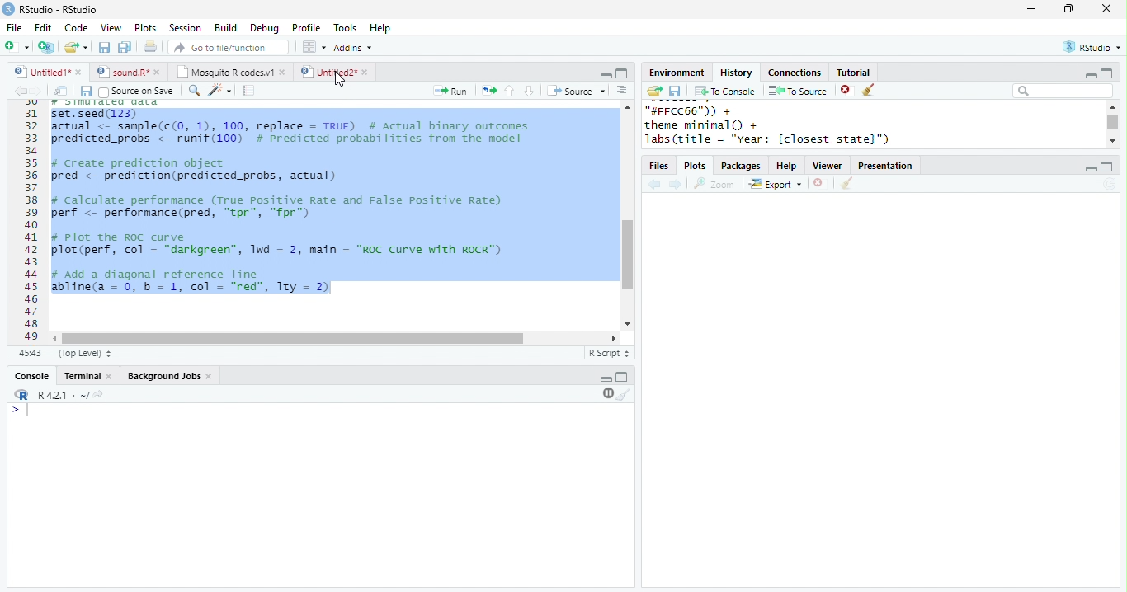 The width and height of the screenshot is (1127, 592). I want to click on close file, so click(847, 91).